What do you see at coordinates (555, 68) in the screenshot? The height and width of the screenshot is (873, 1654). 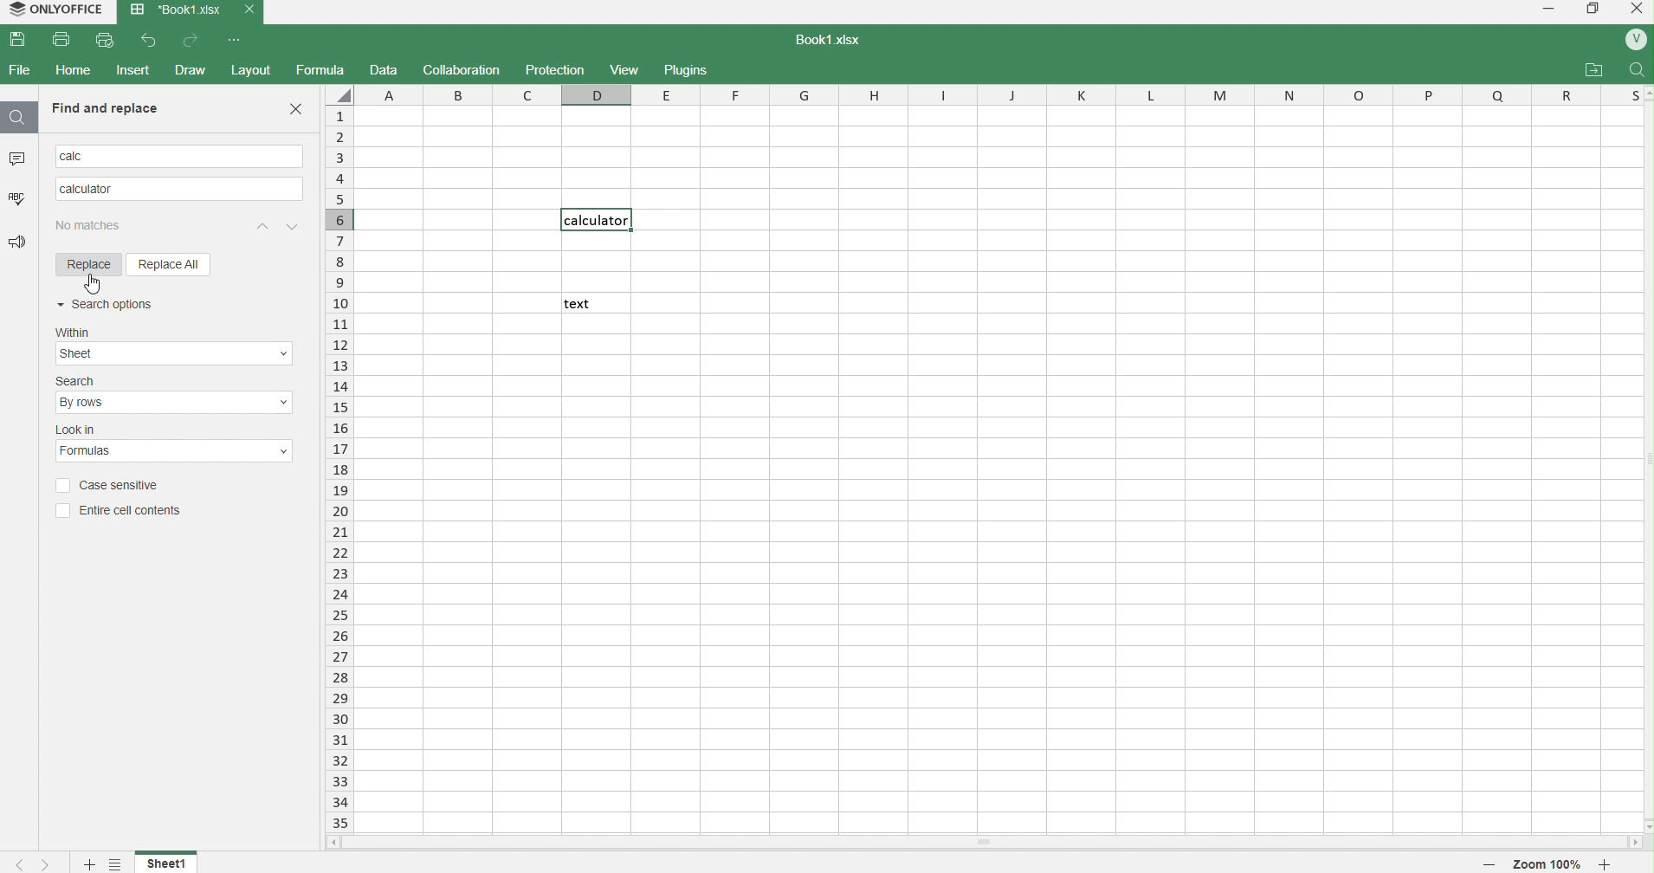 I see `protection` at bounding box center [555, 68].